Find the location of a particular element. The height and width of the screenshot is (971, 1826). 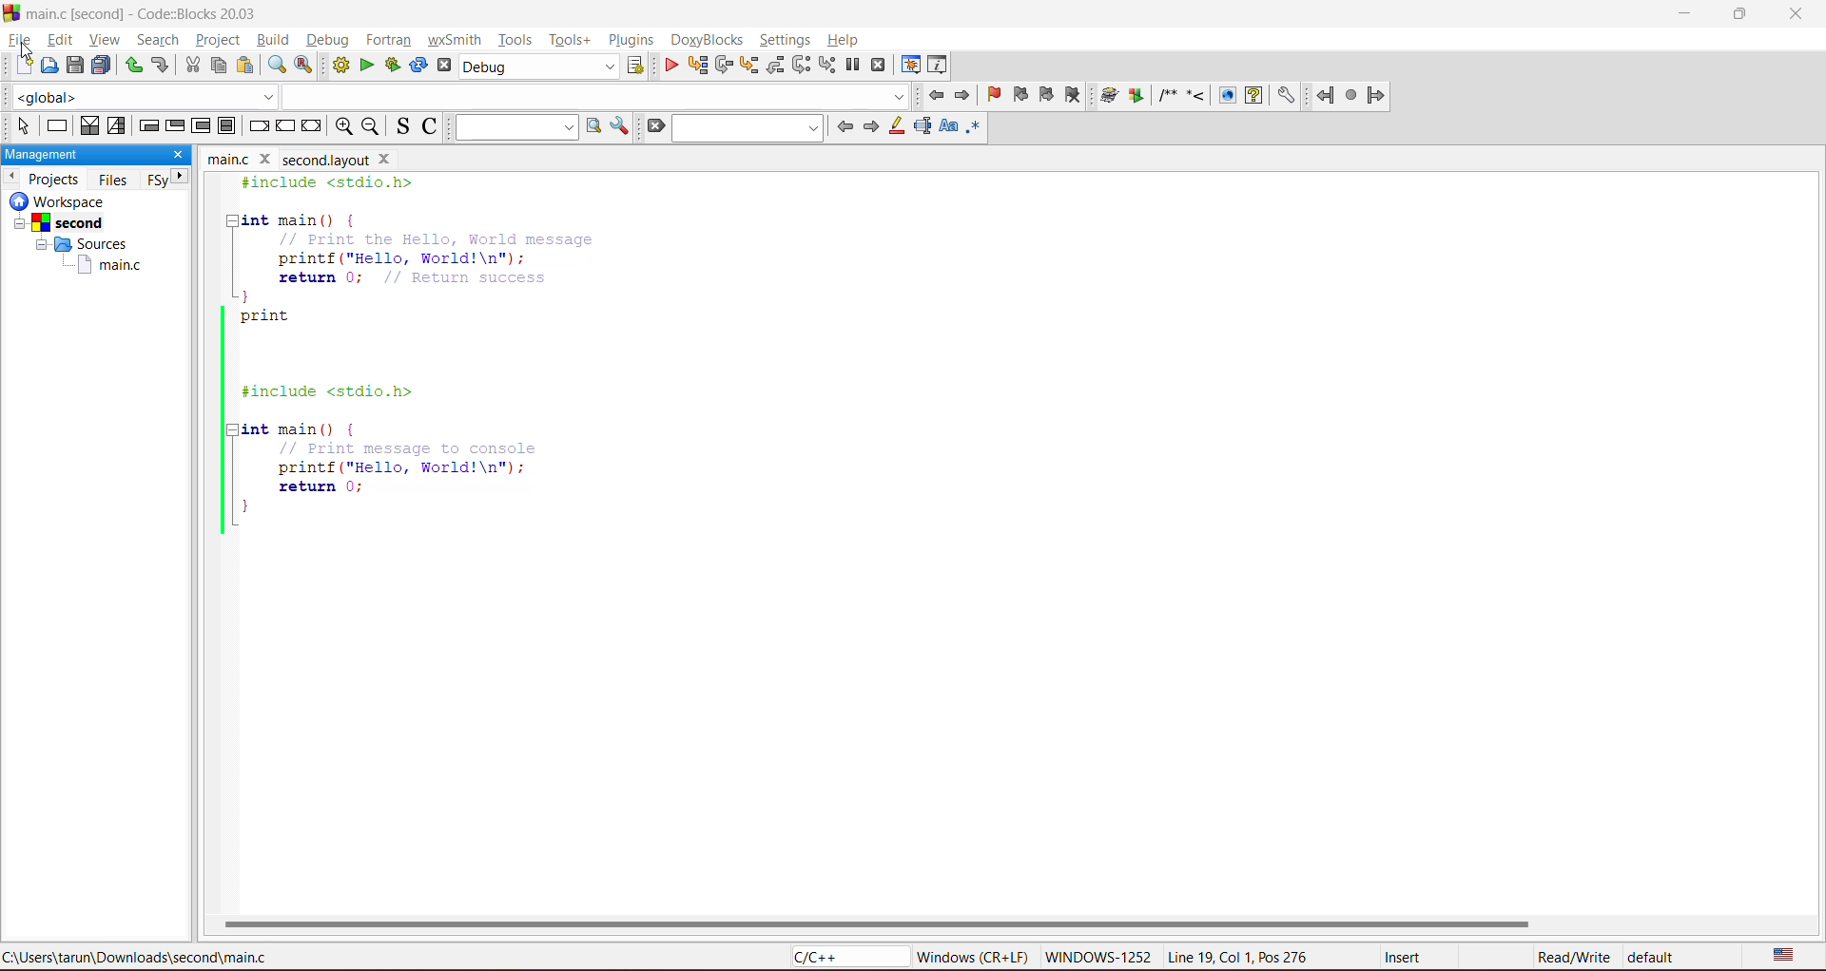

counting loop is located at coordinates (201, 127).